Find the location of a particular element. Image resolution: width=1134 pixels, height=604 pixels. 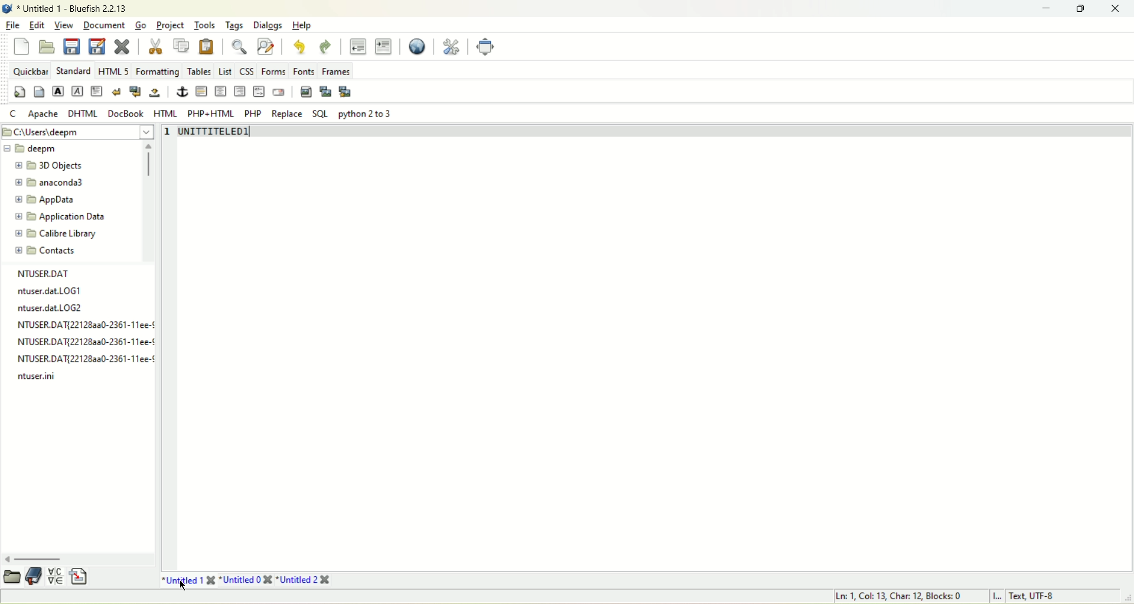

L Text UTF-8 is located at coordinates (1022, 595).